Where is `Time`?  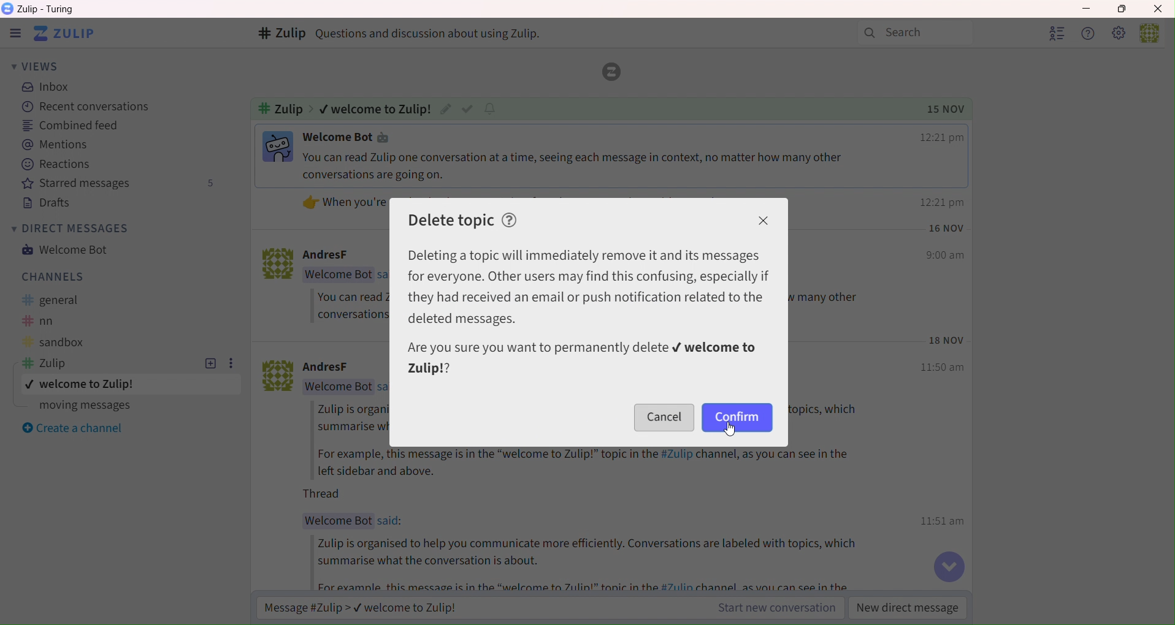
Time is located at coordinates (944, 521).